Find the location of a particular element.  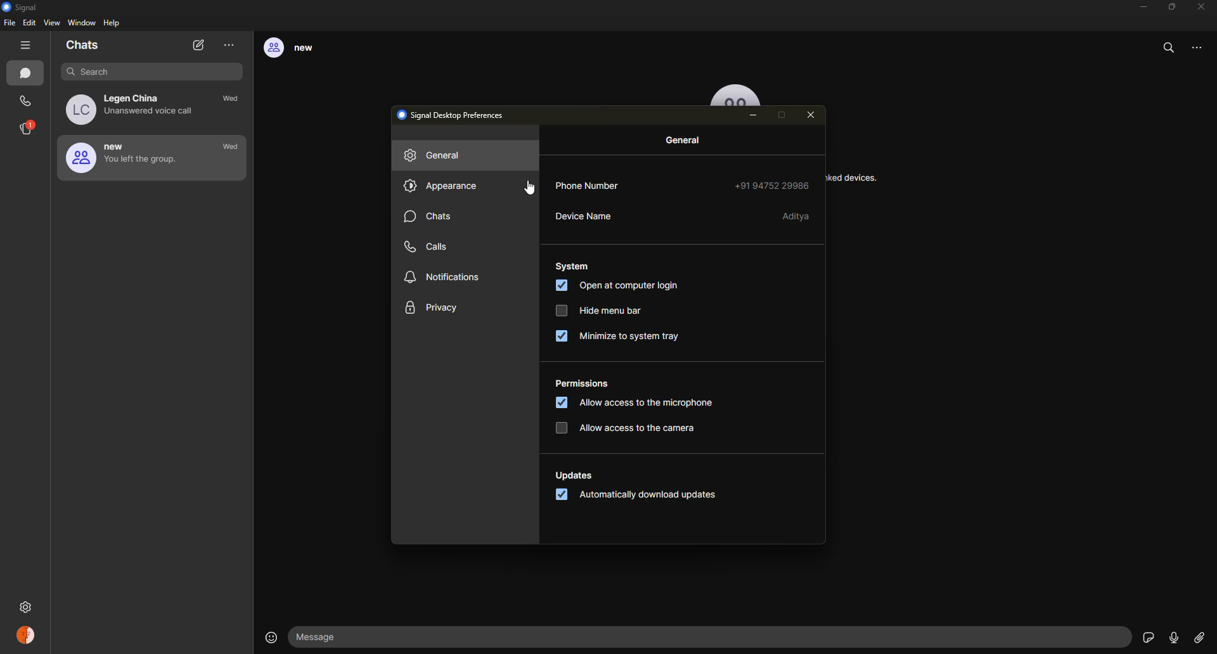

allow access to camera is located at coordinates (628, 426).